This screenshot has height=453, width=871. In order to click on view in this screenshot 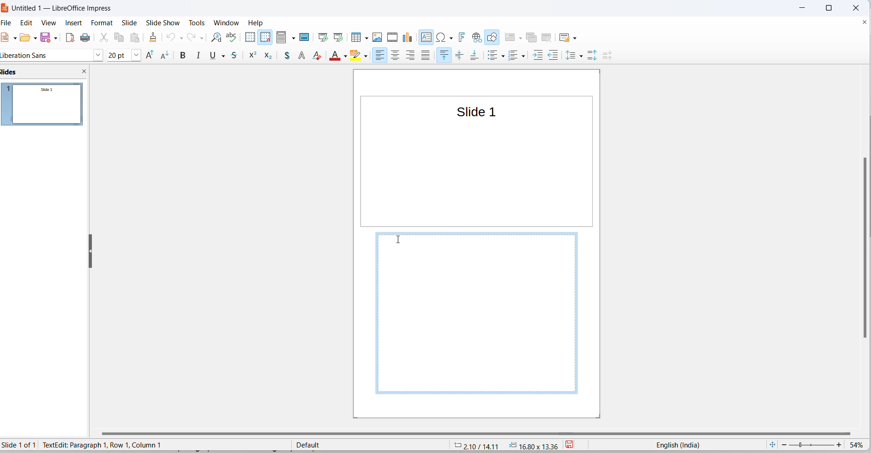, I will do `click(50, 23)`.